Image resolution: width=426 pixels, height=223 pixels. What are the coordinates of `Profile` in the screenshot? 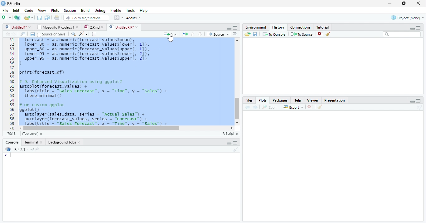 It's located at (116, 11).